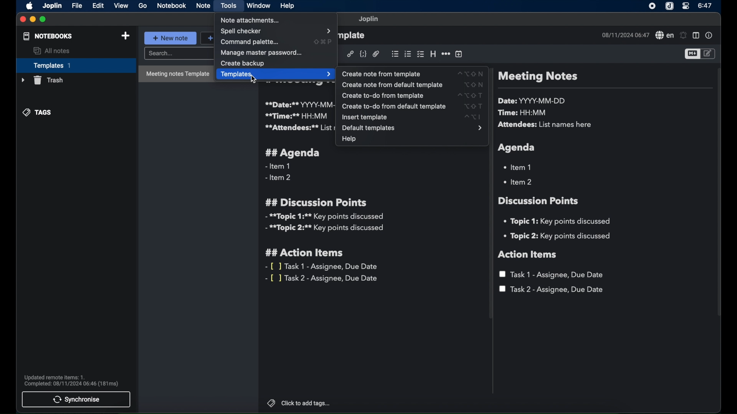 This screenshot has height=414, width=737. Describe the element at coordinates (297, 116) in the screenshot. I see `**time:** HH:MM` at that location.